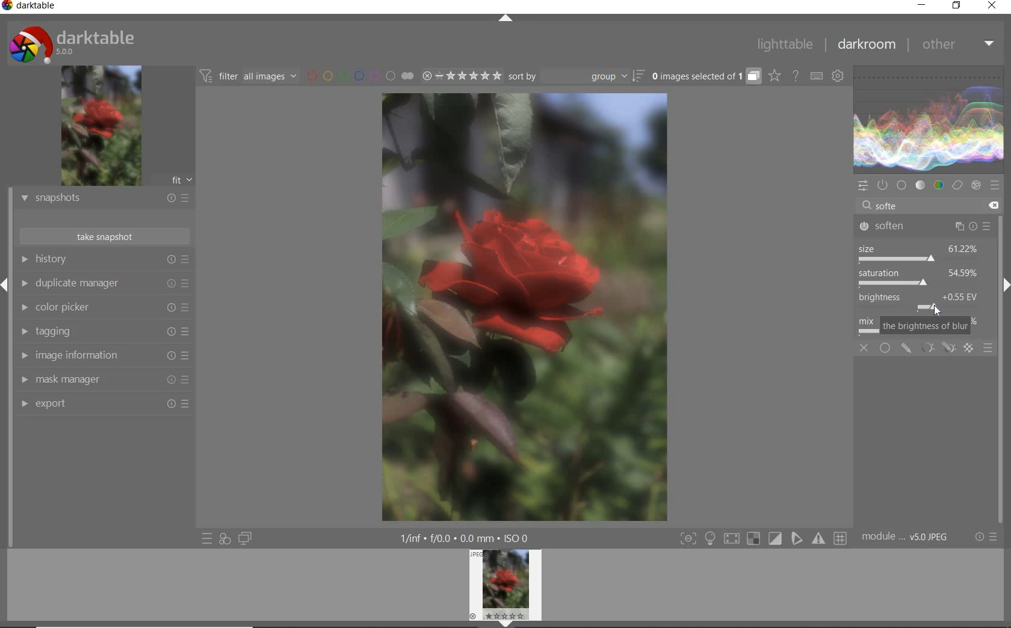 The width and height of the screenshot is (1011, 628). I want to click on scrollbar, so click(1000, 327).